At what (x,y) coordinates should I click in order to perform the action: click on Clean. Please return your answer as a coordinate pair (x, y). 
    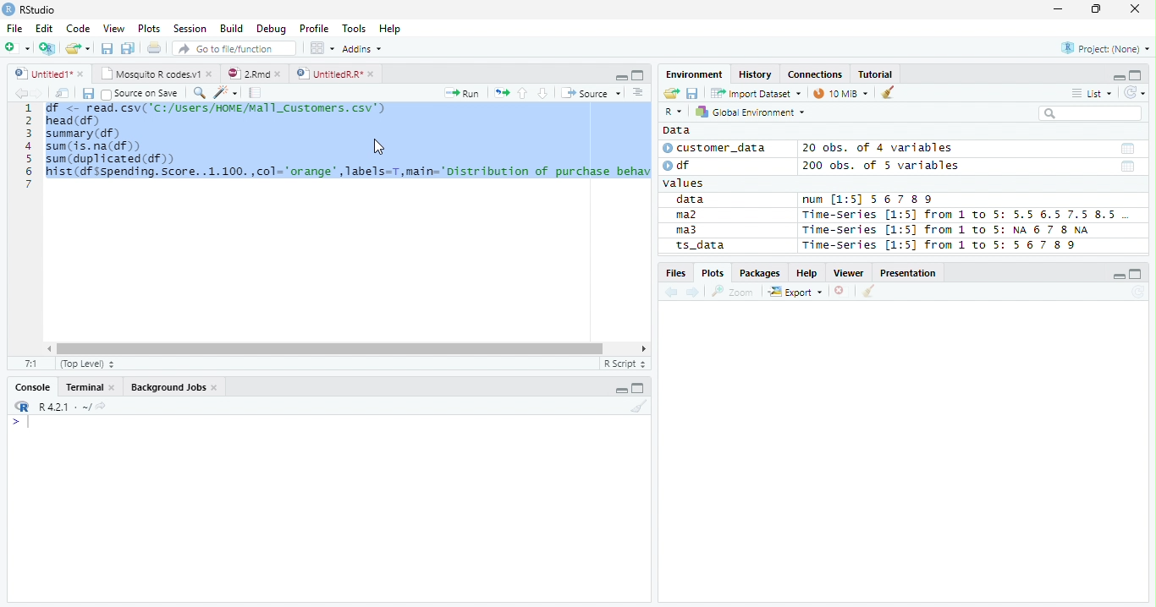
    Looking at the image, I should click on (889, 91).